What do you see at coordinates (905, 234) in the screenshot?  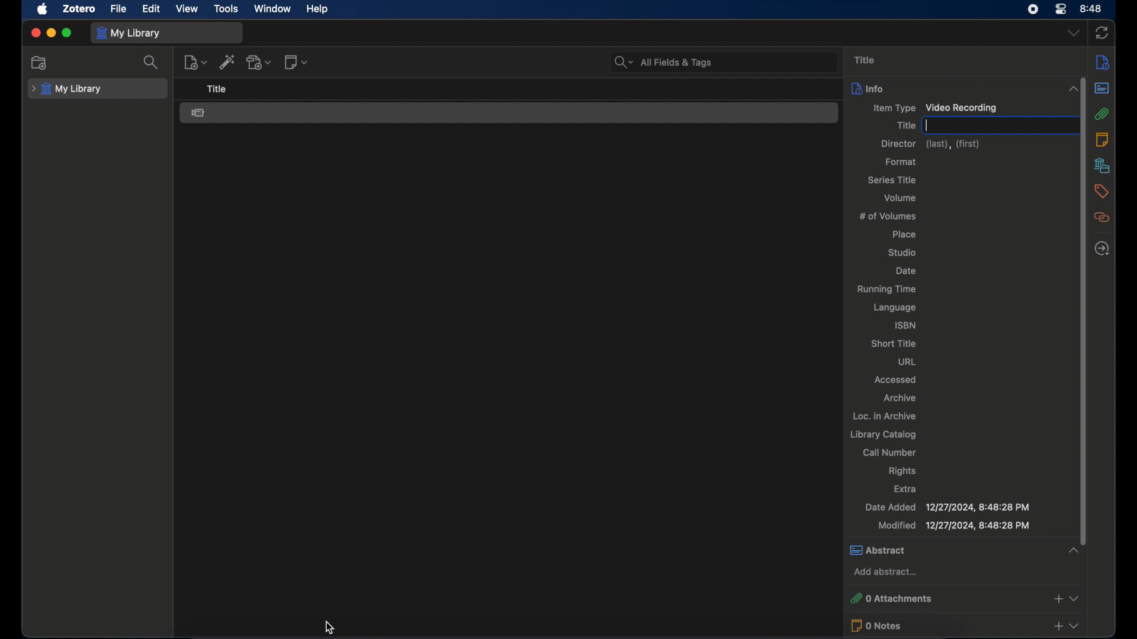 I see `place` at bounding box center [905, 234].